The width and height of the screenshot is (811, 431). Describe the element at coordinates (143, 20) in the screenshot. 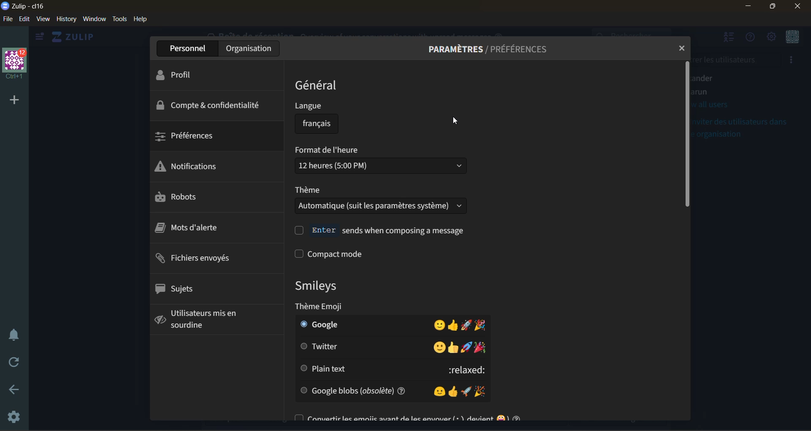

I see `help` at that location.